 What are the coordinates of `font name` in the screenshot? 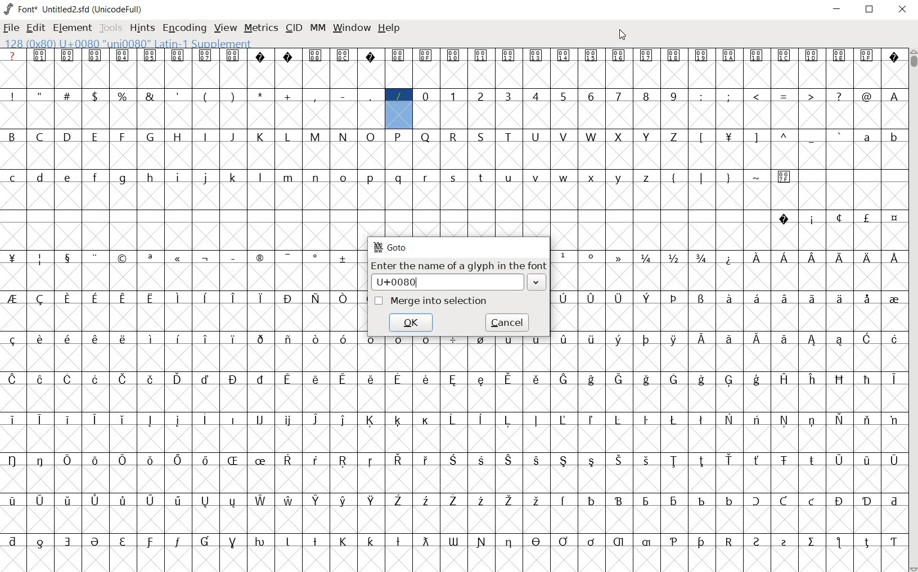 It's located at (66, 7).